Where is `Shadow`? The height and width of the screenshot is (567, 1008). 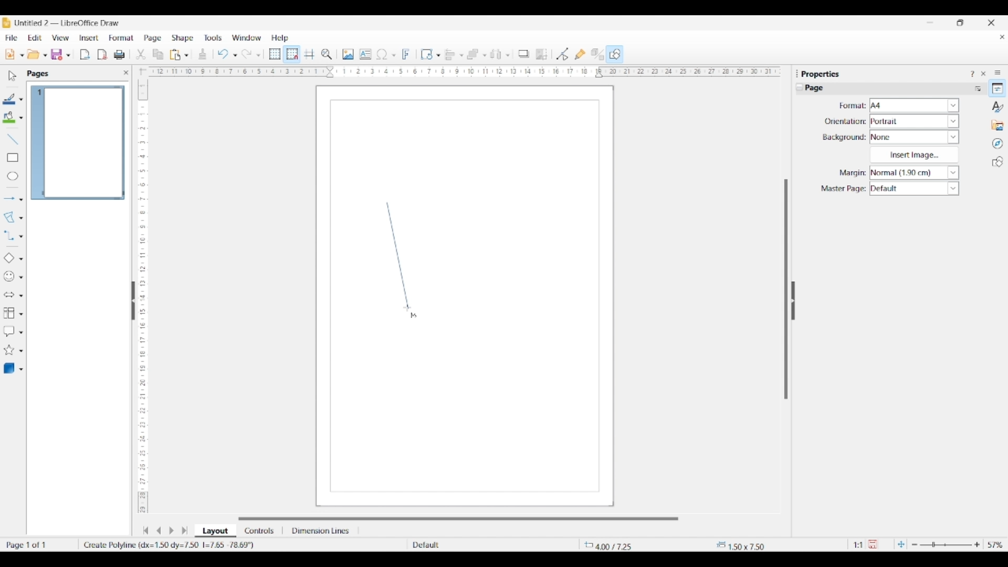 Shadow is located at coordinates (523, 54).